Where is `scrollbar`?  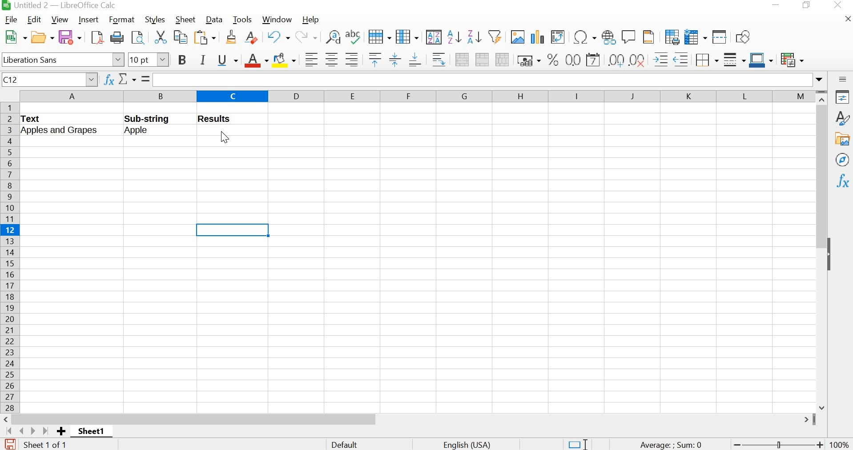
scrollbar is located at coordinates (822, 250).